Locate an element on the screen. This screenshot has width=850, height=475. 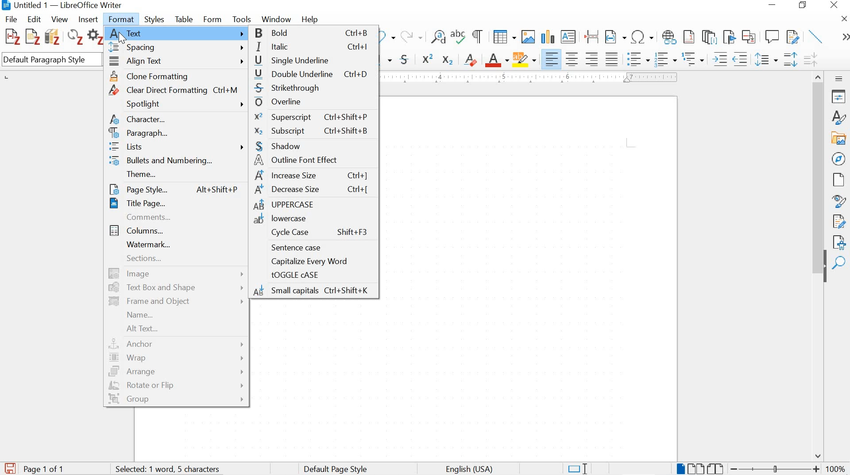
toggle case is located at coordinates (314, 276).